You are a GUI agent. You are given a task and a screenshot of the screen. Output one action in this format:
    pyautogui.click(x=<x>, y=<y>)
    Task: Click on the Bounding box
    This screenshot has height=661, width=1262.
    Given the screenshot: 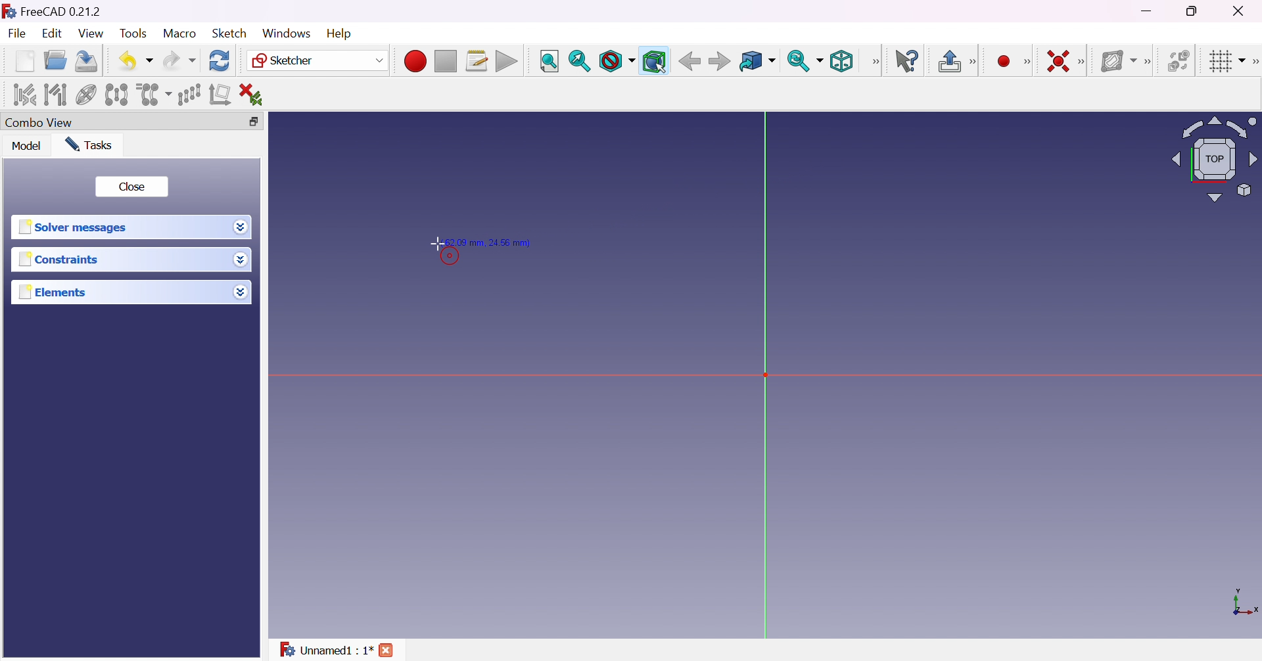 What is the action you would take?
    pyautogui.click(x=655, y=62)
    